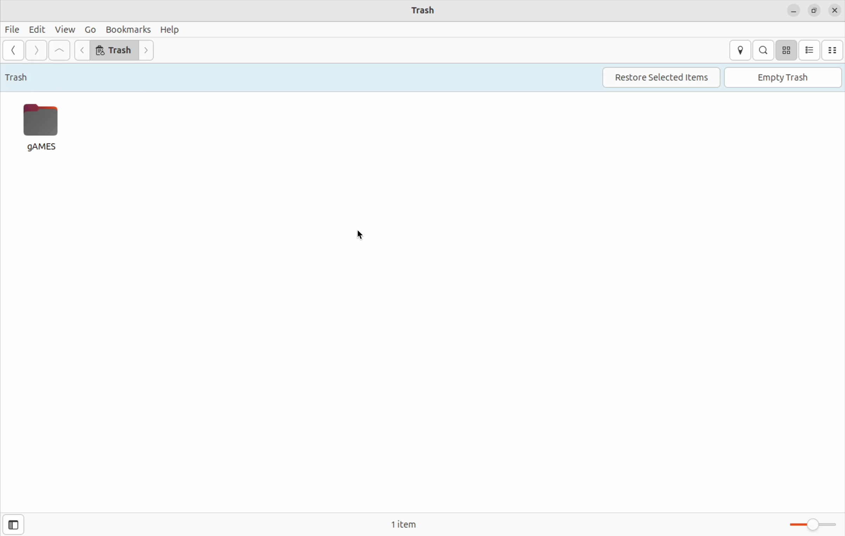 Image resolution: width=845 pixels, height=536 pixels. What do you see at coordinates (740, 50) in the screenshot?
I see `location entry` at bounding box center [740, 50].